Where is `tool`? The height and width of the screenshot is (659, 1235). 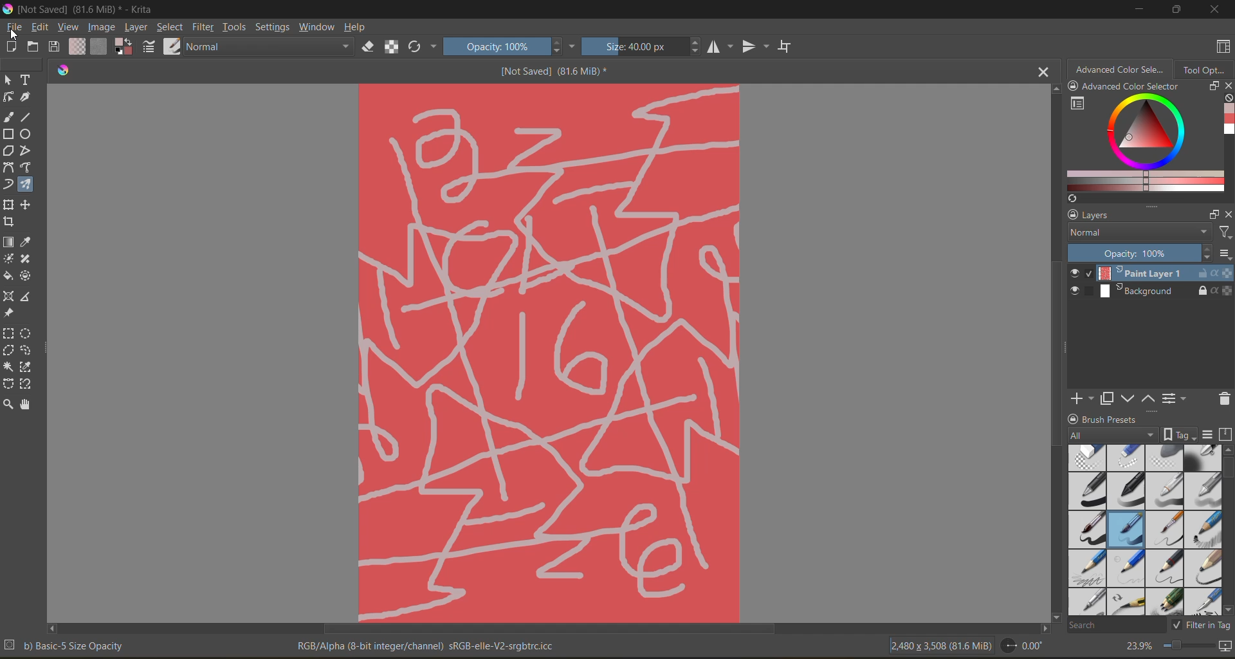 tool is located at coordinates (26, 334).